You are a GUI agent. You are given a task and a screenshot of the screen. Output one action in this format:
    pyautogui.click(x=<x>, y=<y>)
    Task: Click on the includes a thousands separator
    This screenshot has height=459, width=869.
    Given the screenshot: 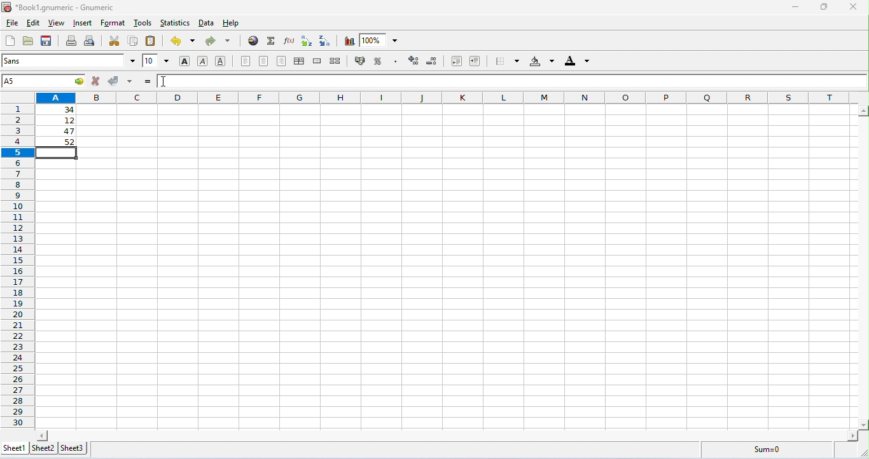 What is the action you would take?
    pyautogui.click(x=395, y=60)
    